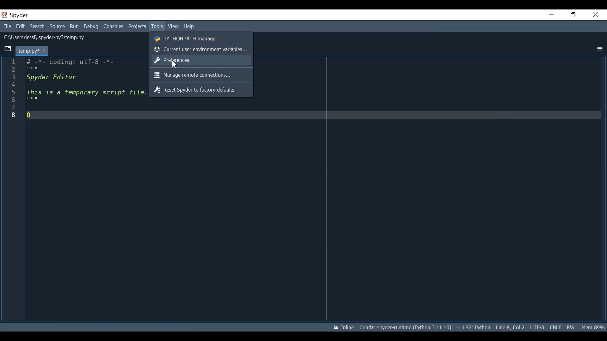  I want to click on Language, so click(473, 327).